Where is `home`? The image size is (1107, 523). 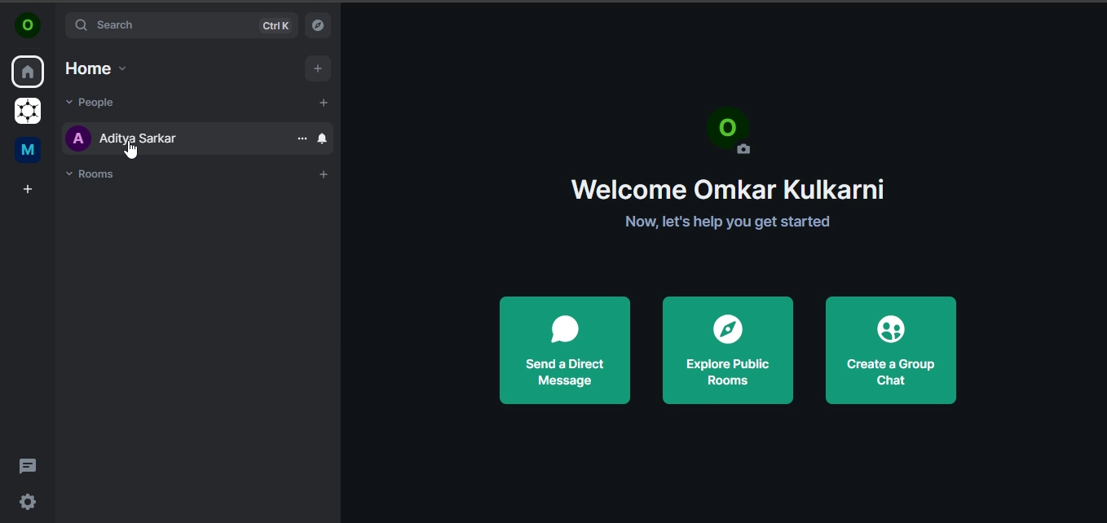 home is located at coordinates (29, 73).